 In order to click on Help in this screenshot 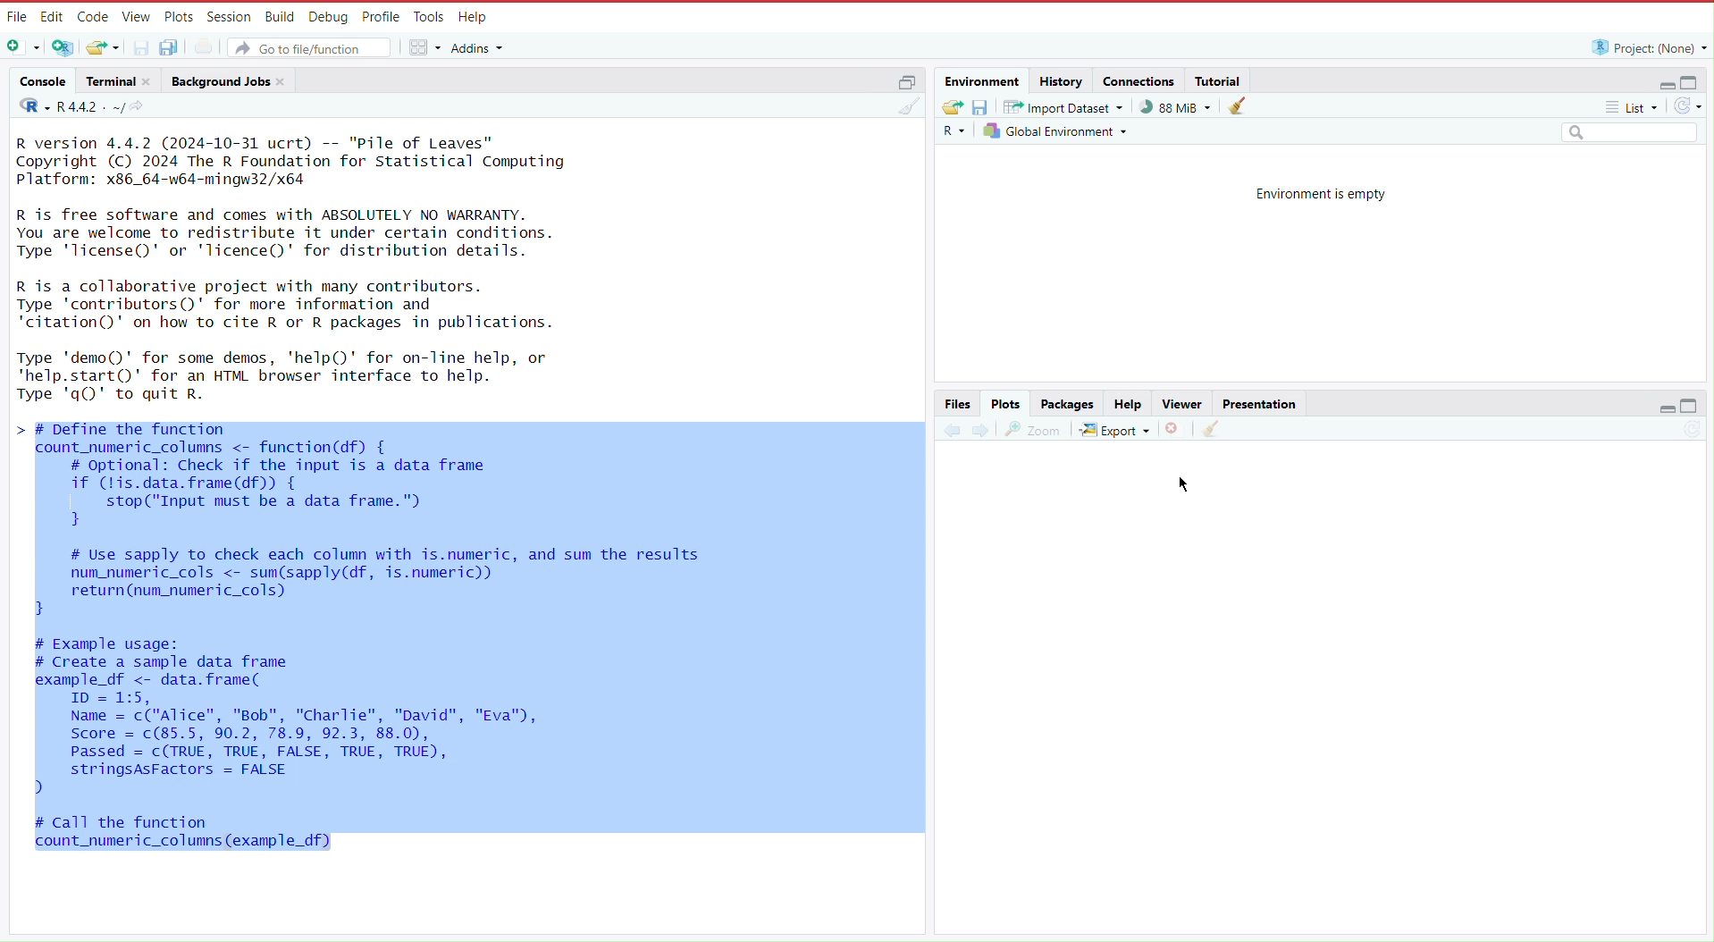, I will do `click(1128, 404)`.